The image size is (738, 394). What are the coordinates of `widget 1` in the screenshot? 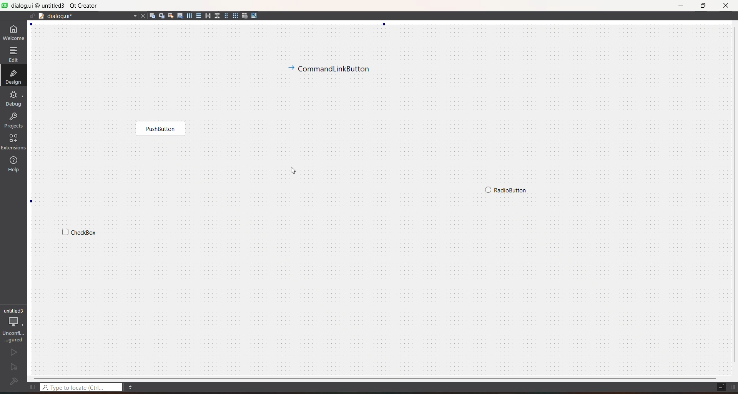 It's located at (505, 190).